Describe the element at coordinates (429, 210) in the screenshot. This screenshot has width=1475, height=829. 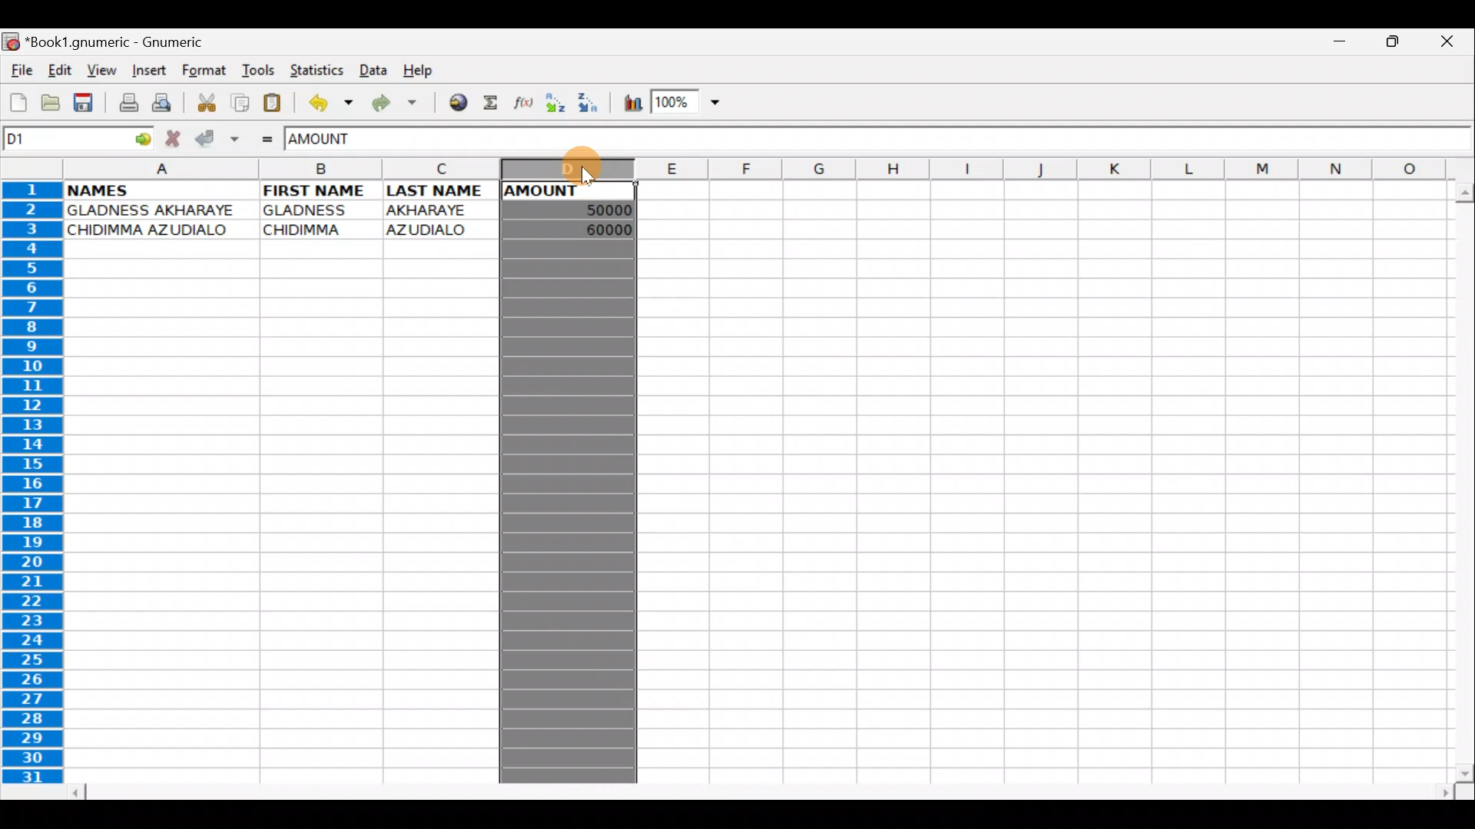
I see `AKHARAYE` at that location.